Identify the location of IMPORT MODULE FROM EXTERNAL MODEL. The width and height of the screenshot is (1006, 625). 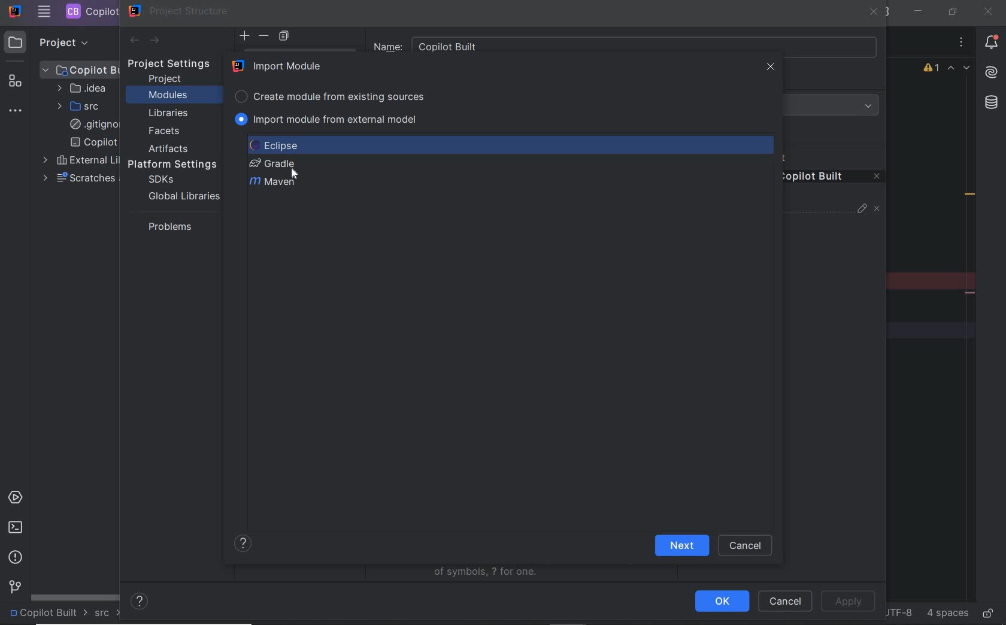
(329, 119).